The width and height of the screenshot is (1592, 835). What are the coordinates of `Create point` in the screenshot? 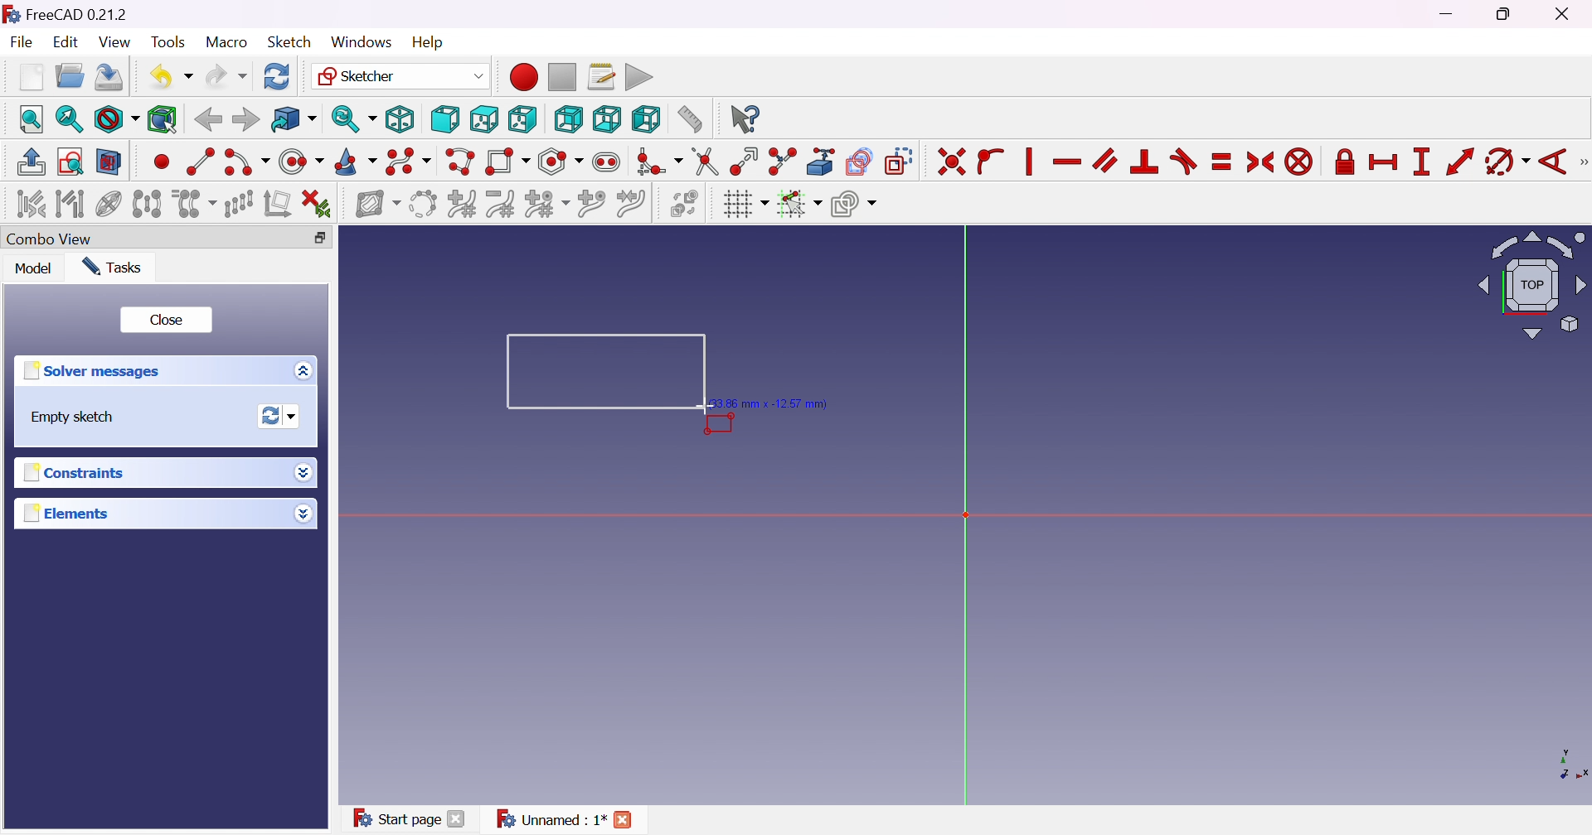 It's located at (161, 164).